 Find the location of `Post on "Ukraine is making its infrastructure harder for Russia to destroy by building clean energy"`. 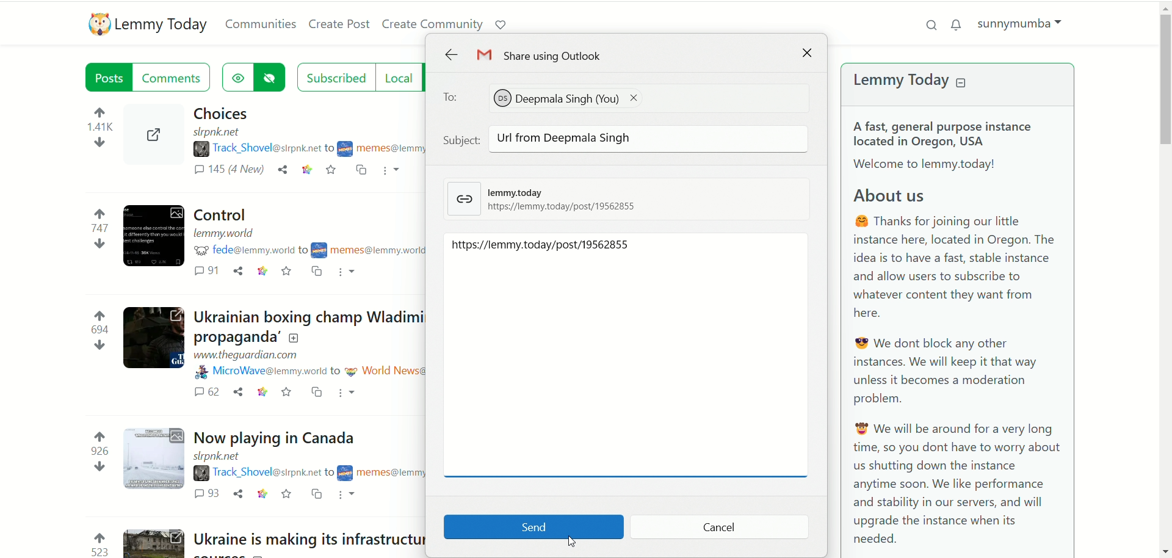

Post on "Ukraine is making its infrastructure harder for Russia to destroy by building clean energy" is located at coordinates (309, 538).